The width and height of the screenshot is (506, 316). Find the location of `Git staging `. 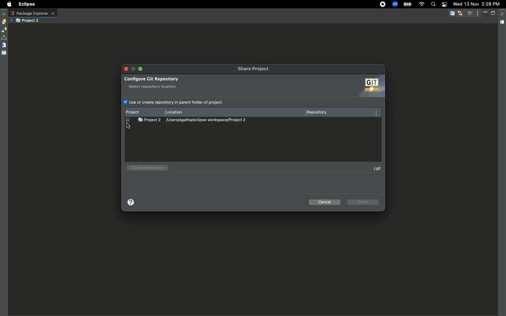

Git staging  is located at coordinates (5, 38).